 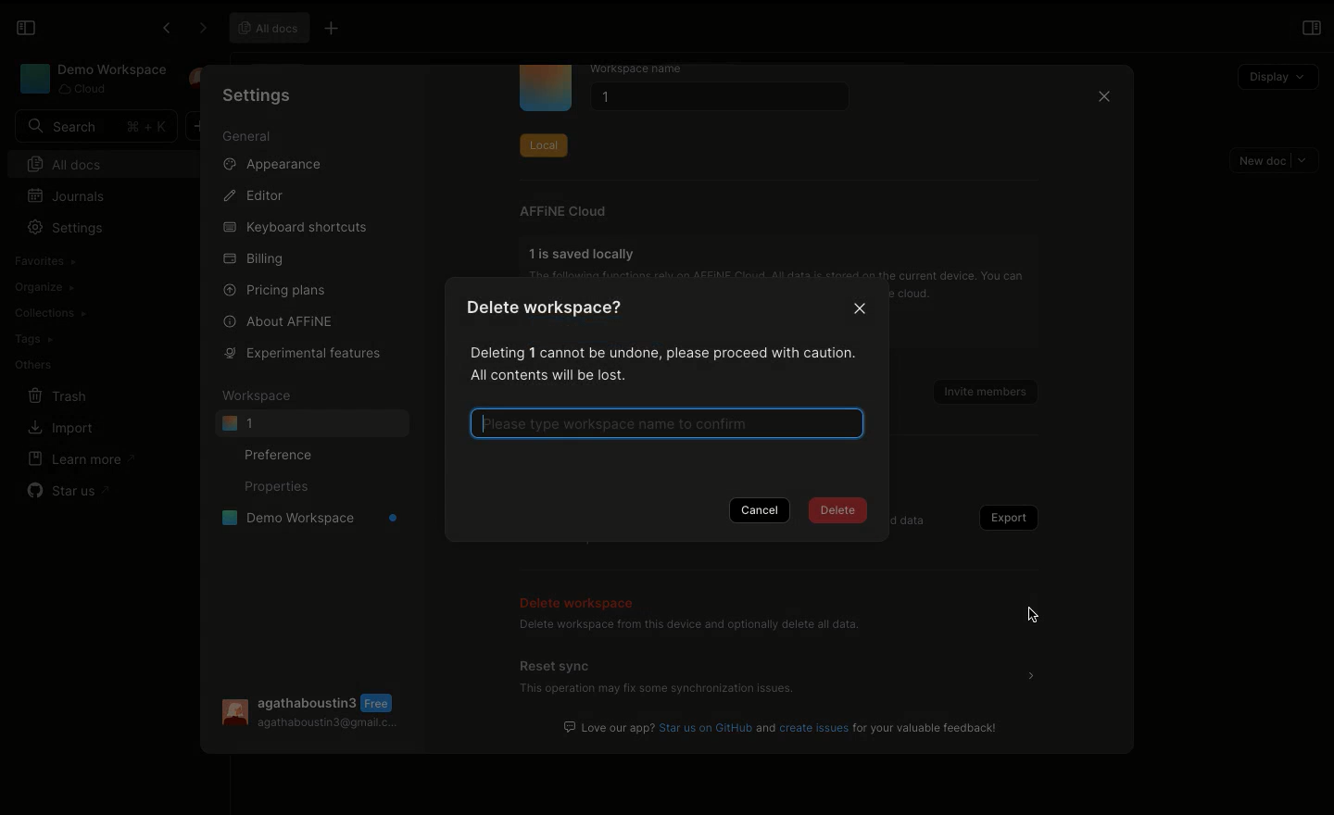 What do you see at coordinates (44, 261) in the screenshot?
I see `Favorites` at bounding box center [44, 261].